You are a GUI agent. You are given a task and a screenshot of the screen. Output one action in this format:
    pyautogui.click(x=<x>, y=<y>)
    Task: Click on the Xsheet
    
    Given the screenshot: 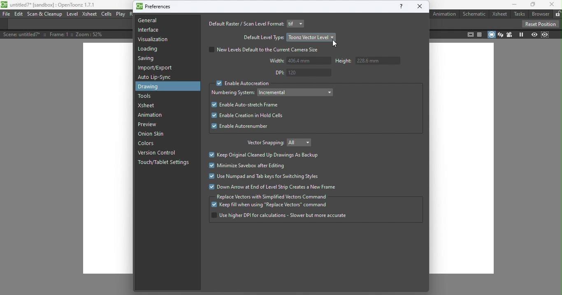 What is the action you would take?
    pyautogui.click(x=89, y=15)
    